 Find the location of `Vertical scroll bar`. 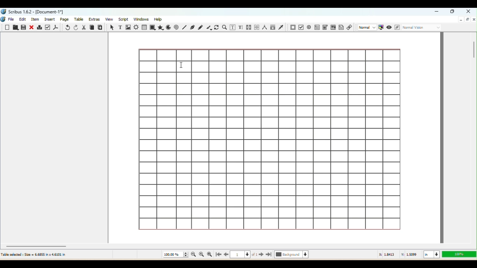

Vertical scroll bar is located at coordinates (474, 137).